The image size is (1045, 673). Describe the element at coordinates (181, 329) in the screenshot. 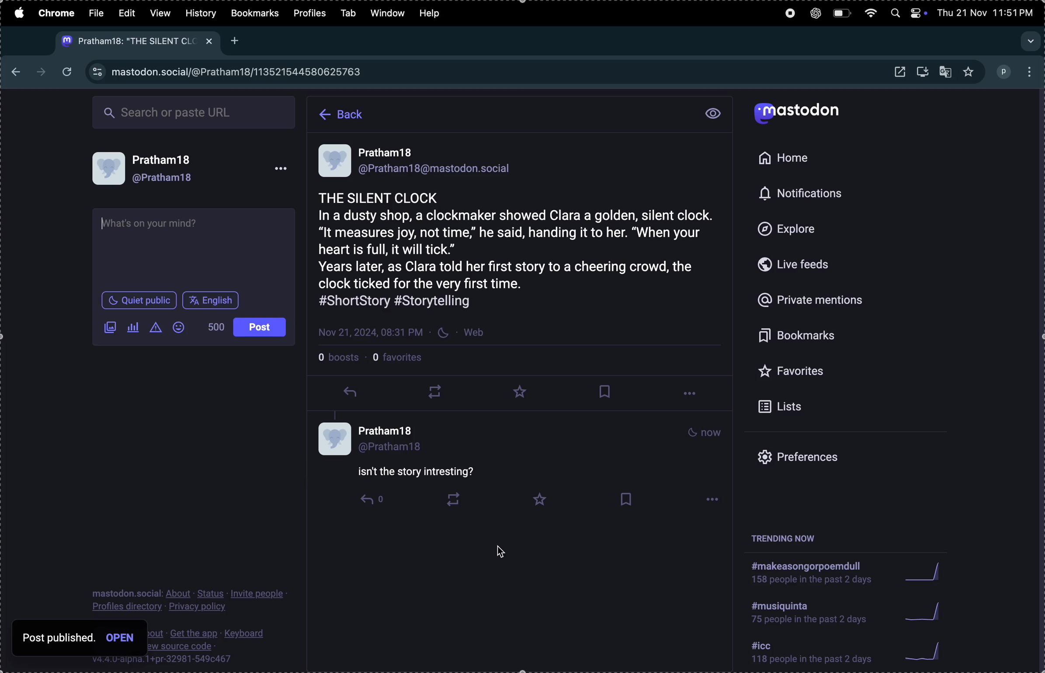

I see `add emoji` at that location.